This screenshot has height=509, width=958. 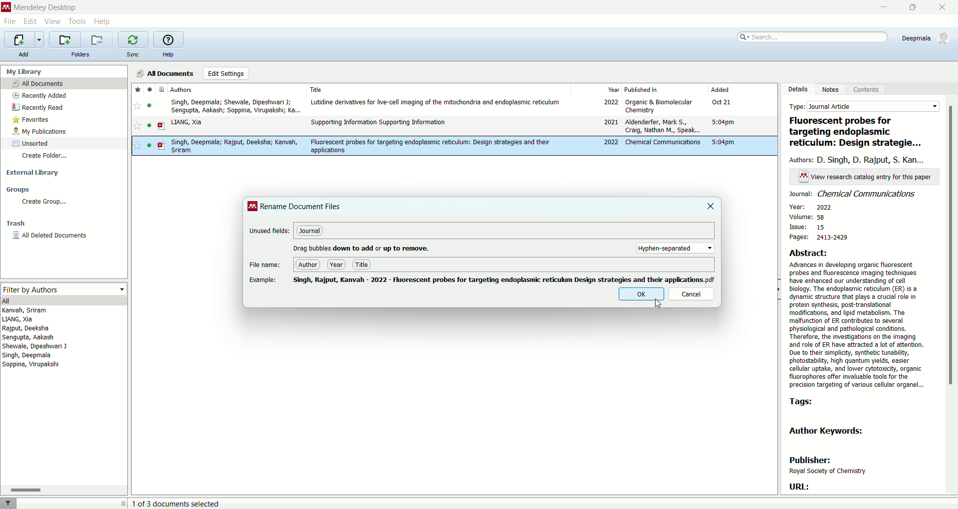 I want to click on document, so click(x=163, y=145).